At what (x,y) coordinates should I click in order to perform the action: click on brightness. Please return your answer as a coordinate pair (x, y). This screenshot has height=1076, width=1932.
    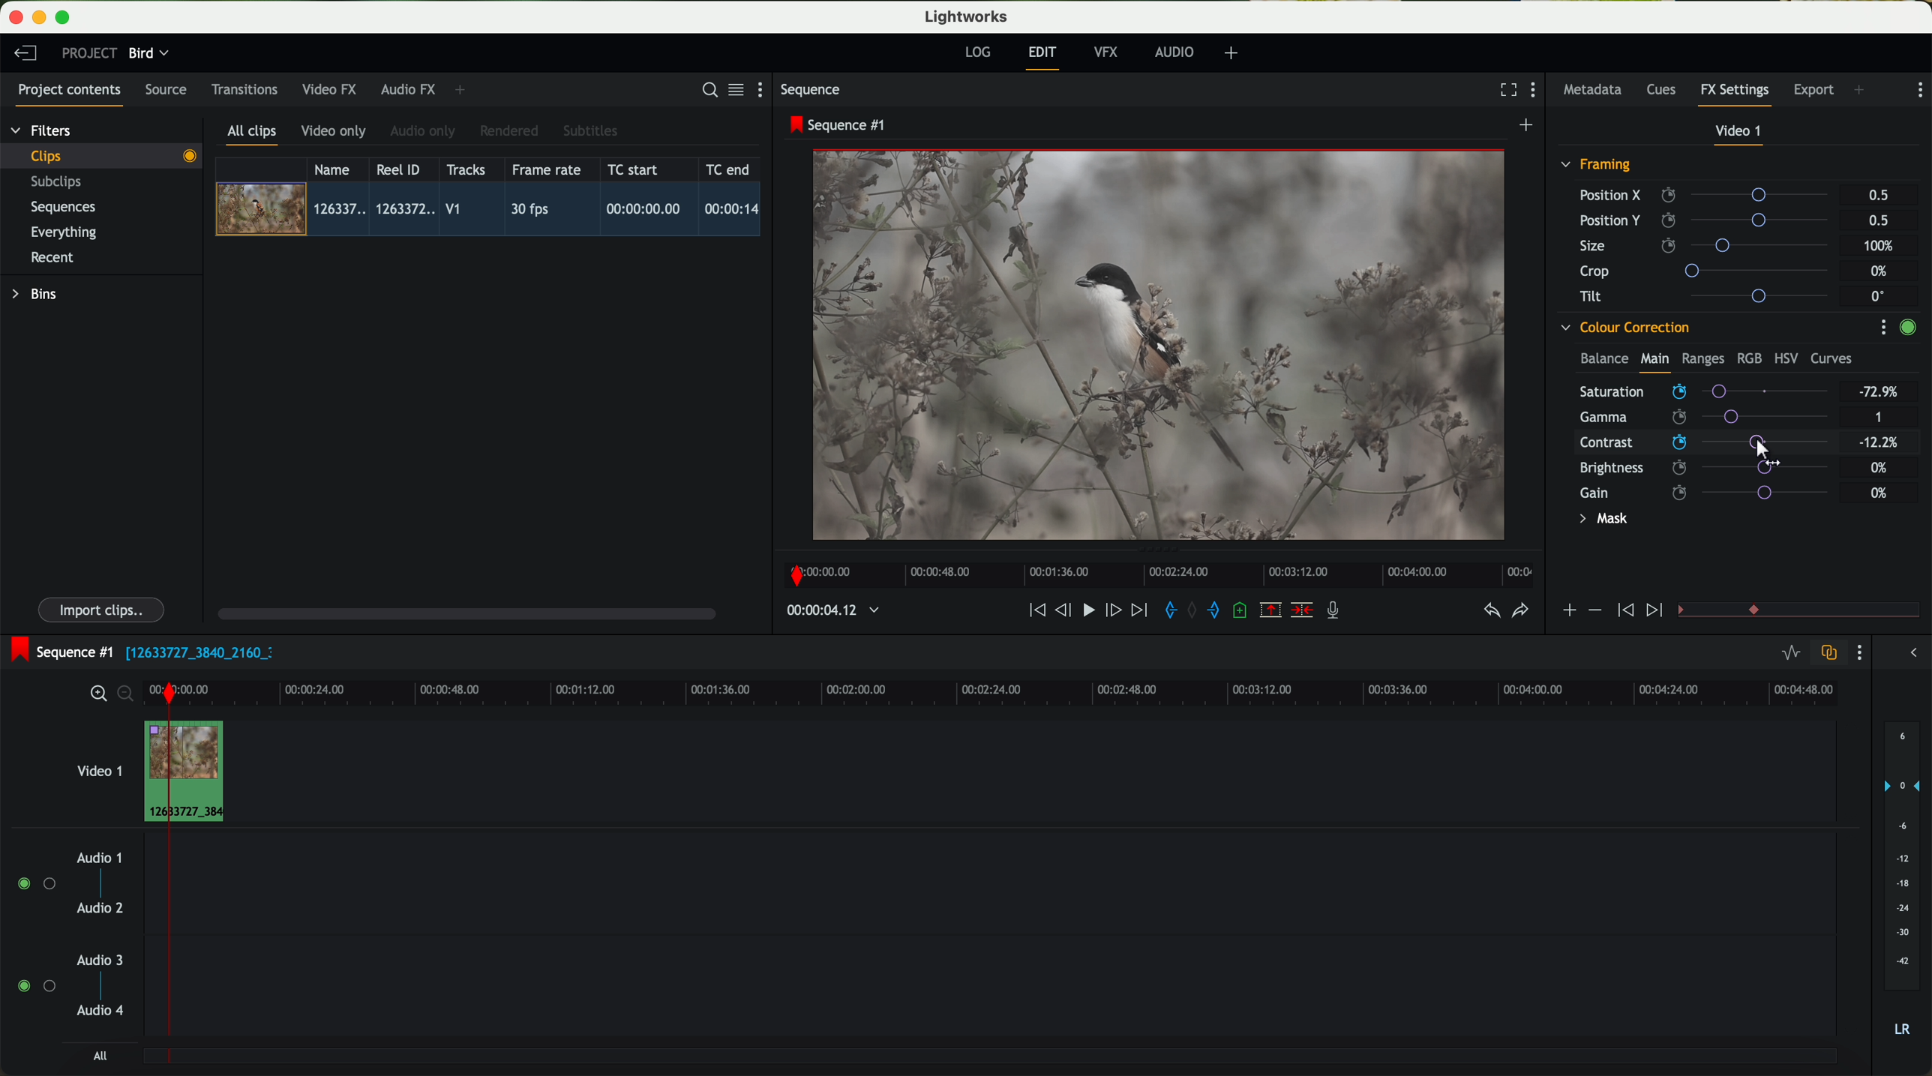
    Looking at the image, I should click on (1713, 468).